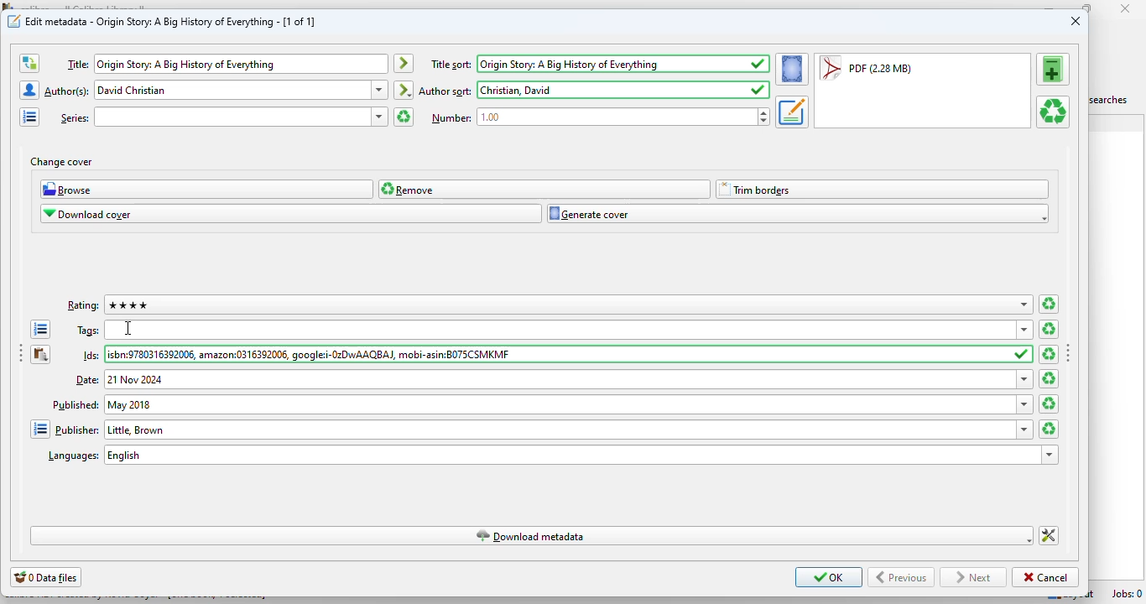 This screenshot has height=604, width=1146. I want to click on dropdown, so click(1024, 305).